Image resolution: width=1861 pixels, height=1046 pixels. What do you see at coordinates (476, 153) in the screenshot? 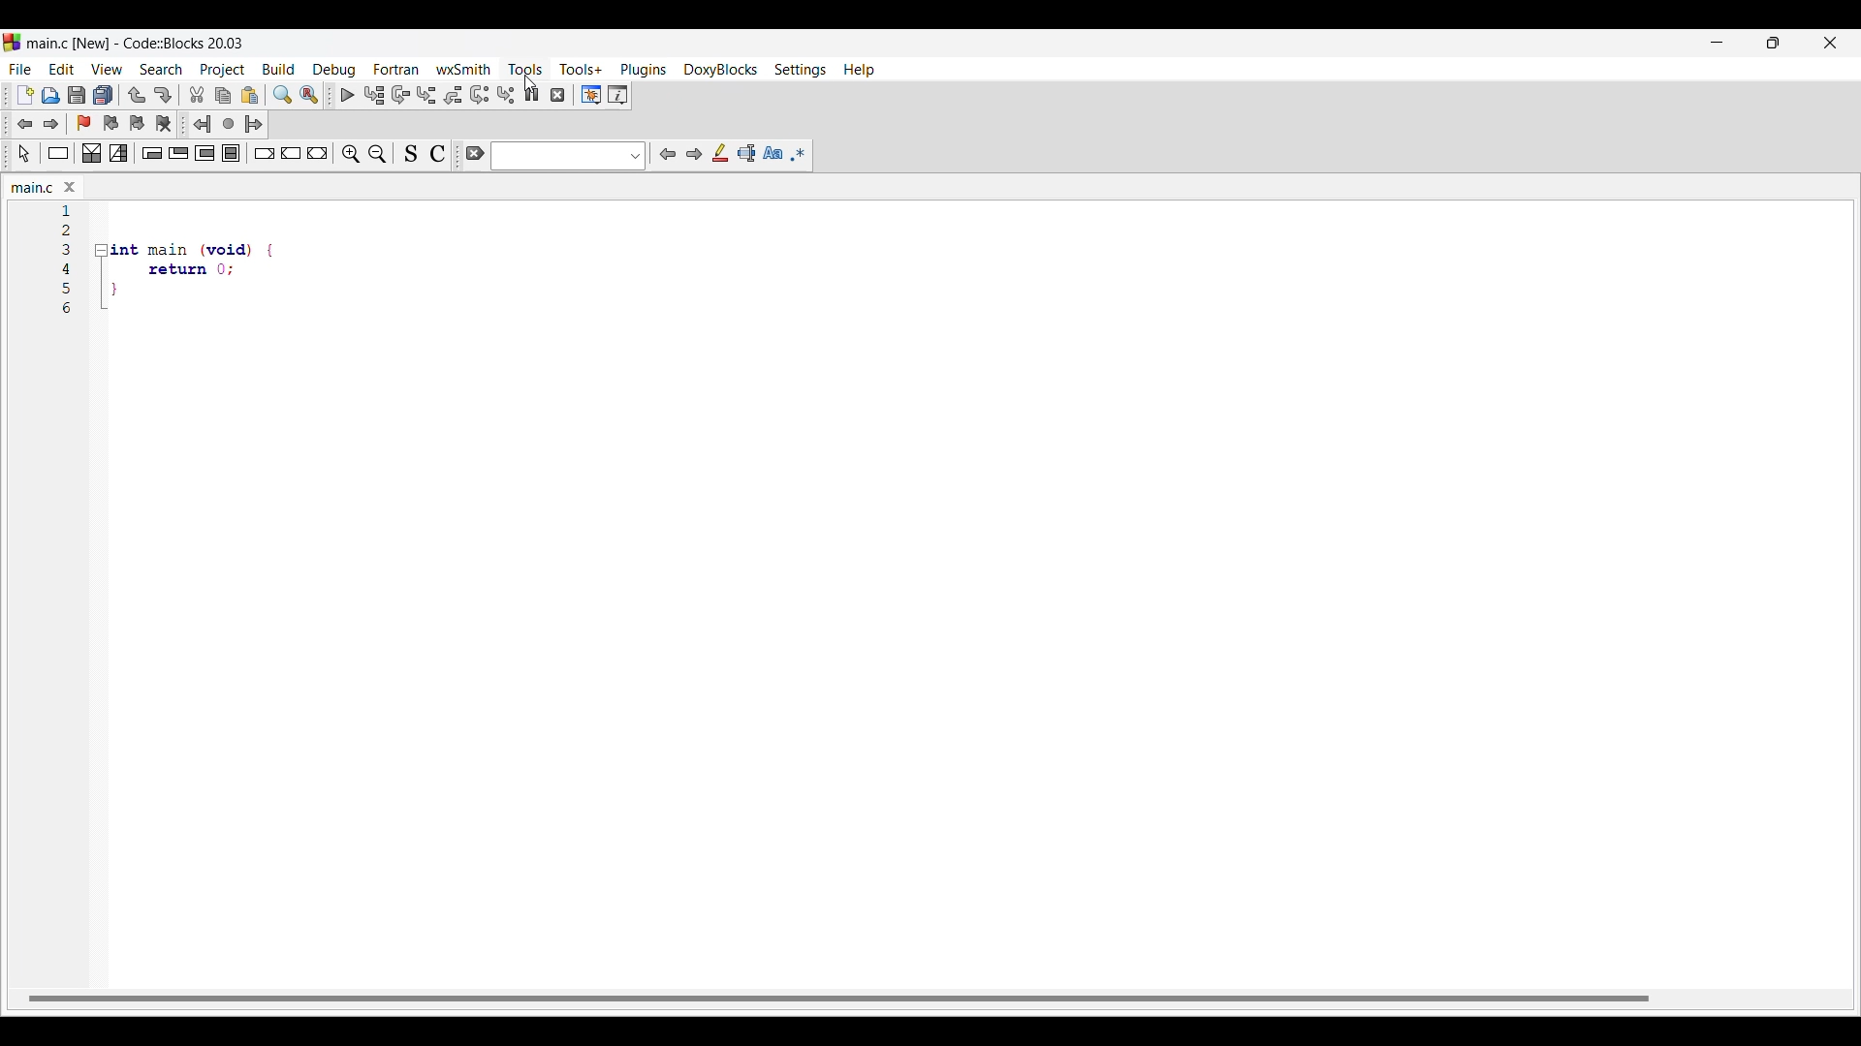
I see `Clear` at bounding box center [476, 153].